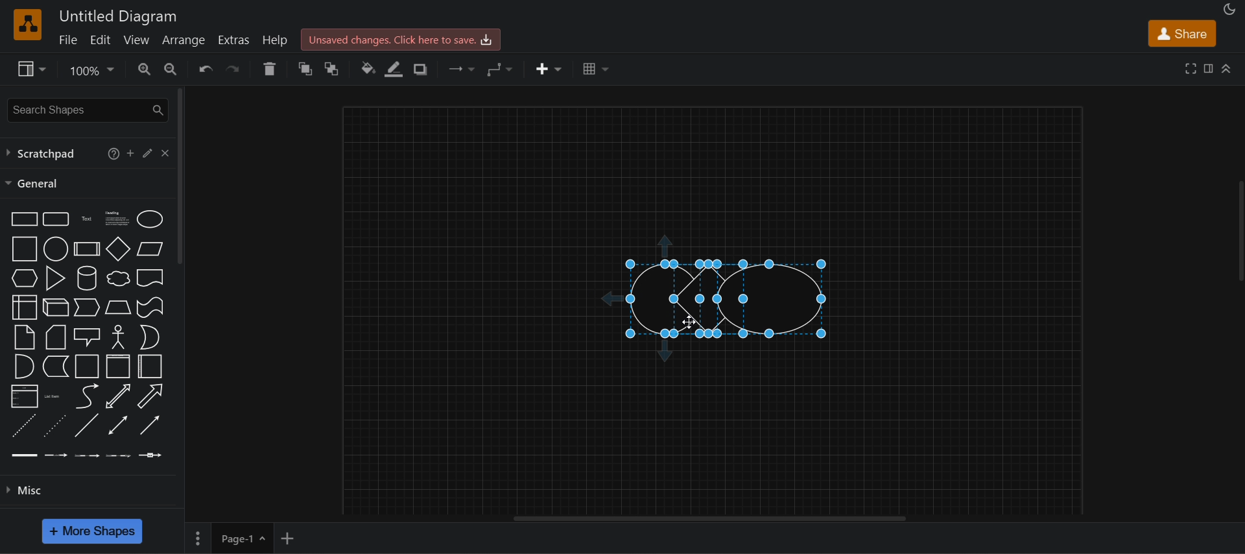 The width and height of the screenshot is (1245, 554). Describe the element at coordinates (183, 39) in the screenshot. I see `arrangw` at that location.